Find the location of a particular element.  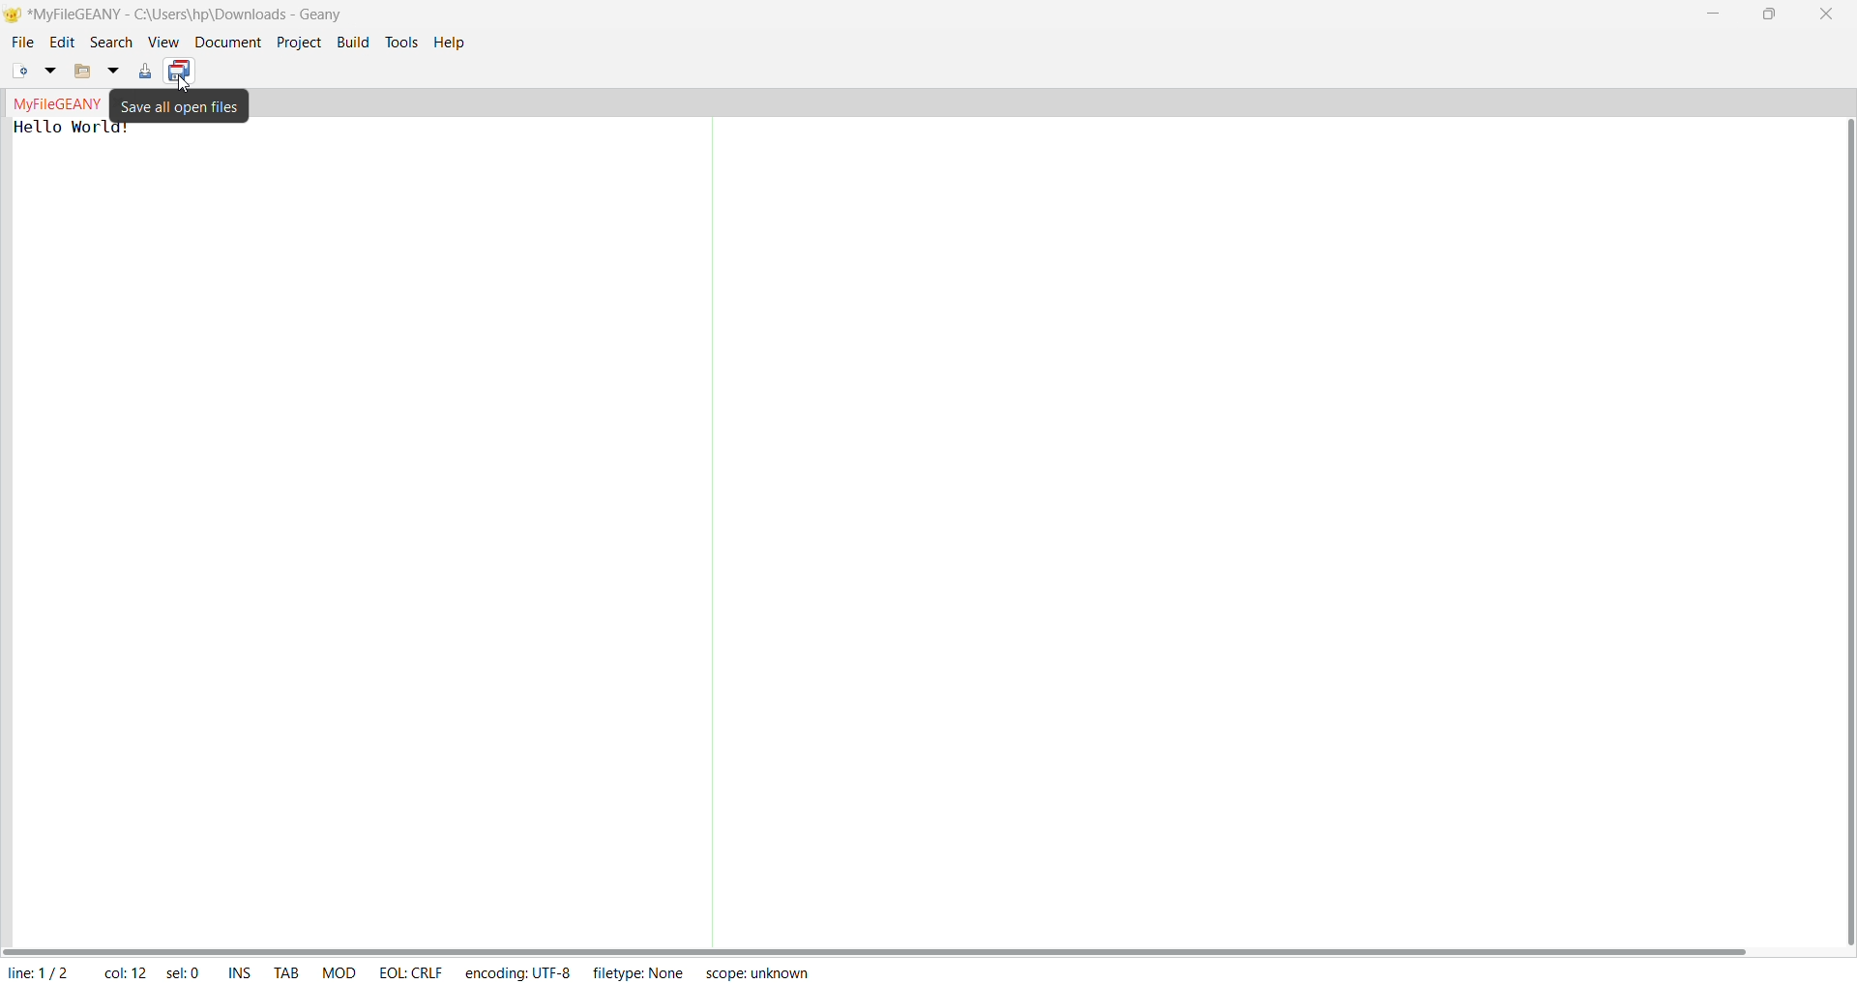

Hello World is located at coordinates (68, 128).